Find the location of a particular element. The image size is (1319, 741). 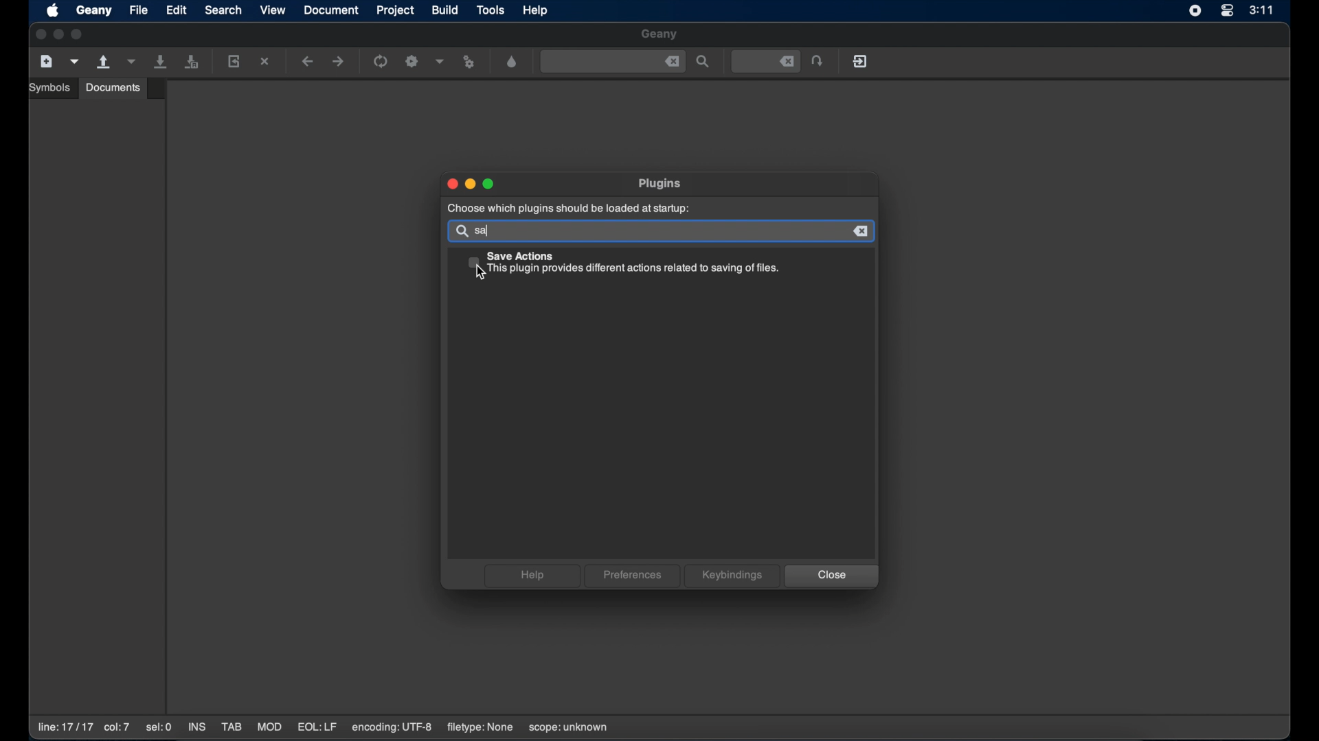

cursor is located at coordinates (484, 272).